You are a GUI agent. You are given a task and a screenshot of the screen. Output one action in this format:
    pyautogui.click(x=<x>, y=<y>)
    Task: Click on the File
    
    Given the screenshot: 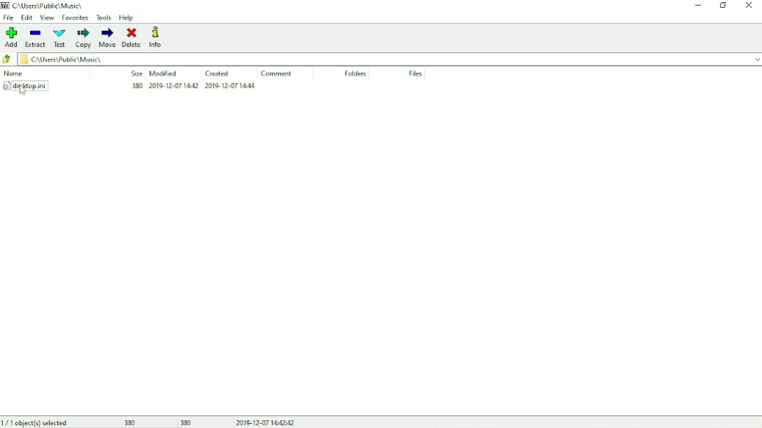 What is the action you would take?
    pyautogui.click(x=416, y=74)
    